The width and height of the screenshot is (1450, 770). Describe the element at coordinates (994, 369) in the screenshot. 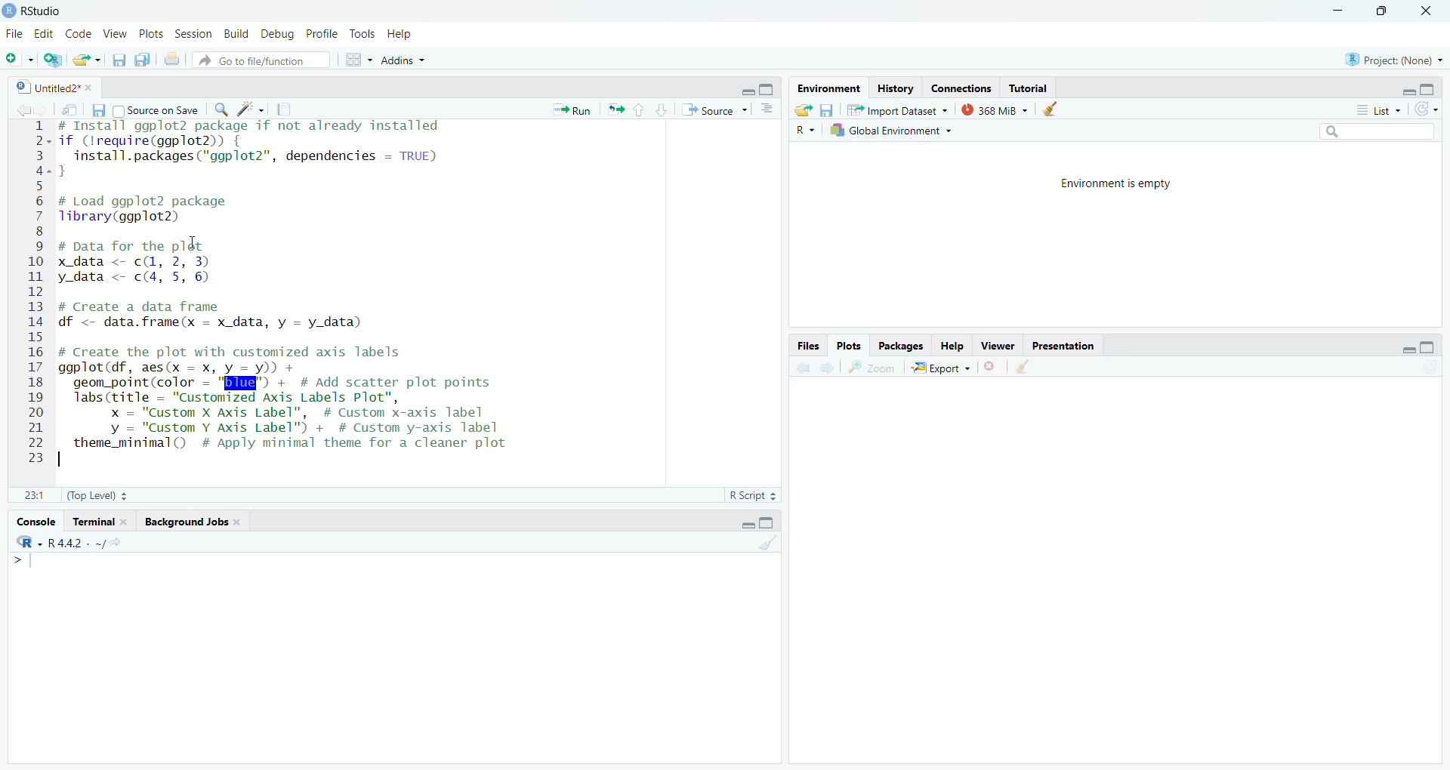

I see `close` at that location.